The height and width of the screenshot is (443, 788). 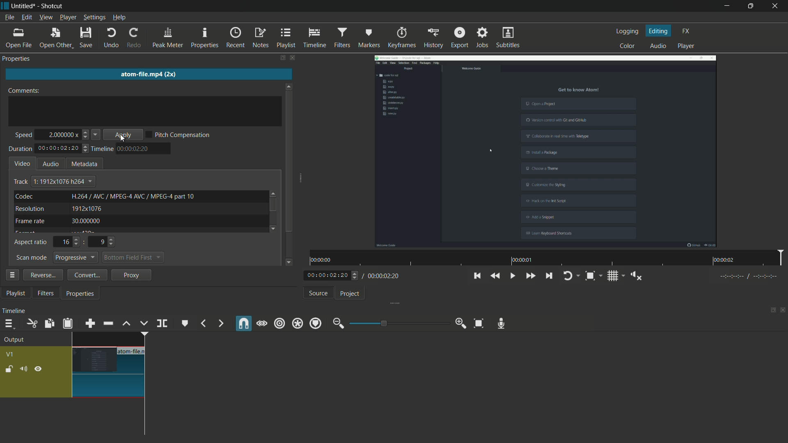 What do you see at coordinates (531, 276) in the screenshot?
I see `quickly play forward` at bounding box center [531, 276].